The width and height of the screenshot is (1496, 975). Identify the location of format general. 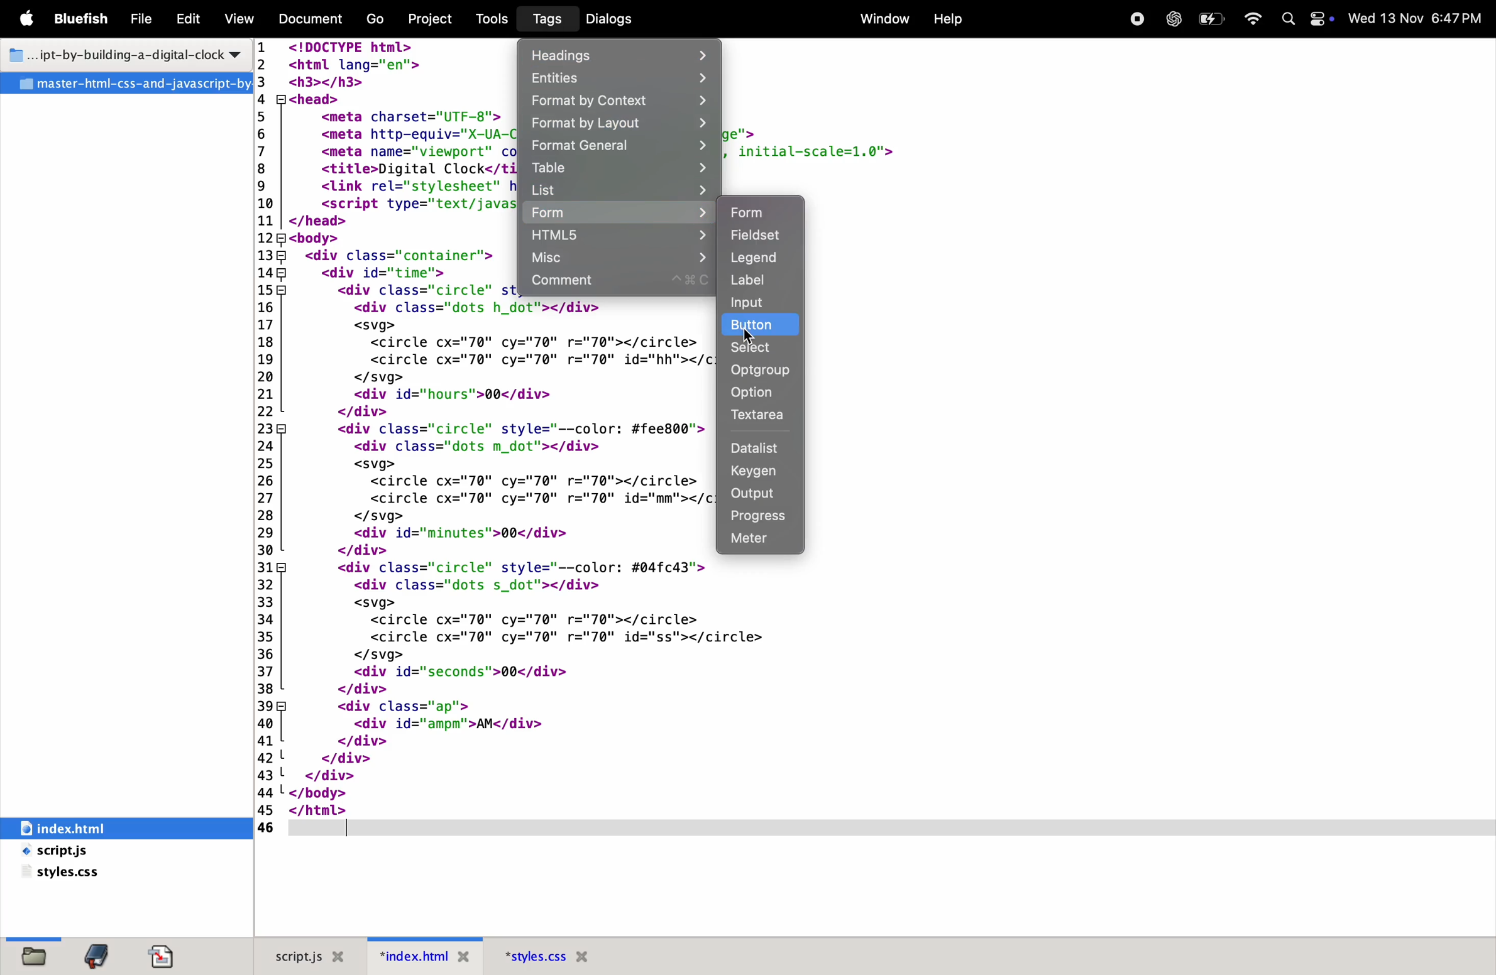
(617, 147).